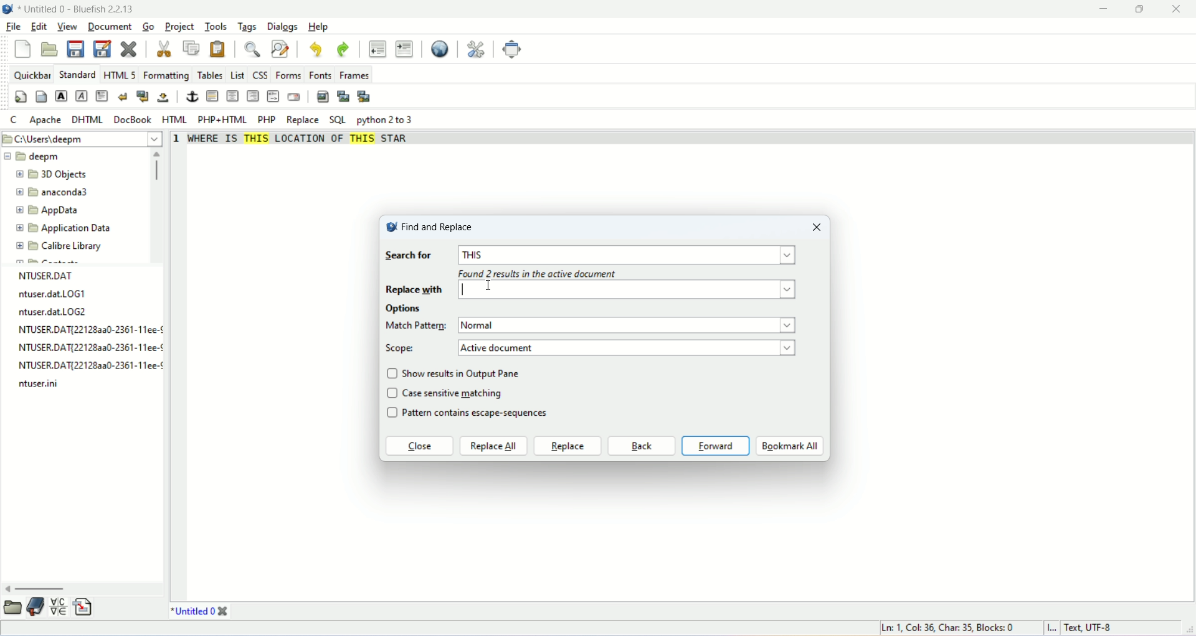 The width and height of the screenshot is (1196, 636). What do you see at coordinates (36, 607) in the screenshot?
I see `bookmakrs` at bounding box center [36, 607].